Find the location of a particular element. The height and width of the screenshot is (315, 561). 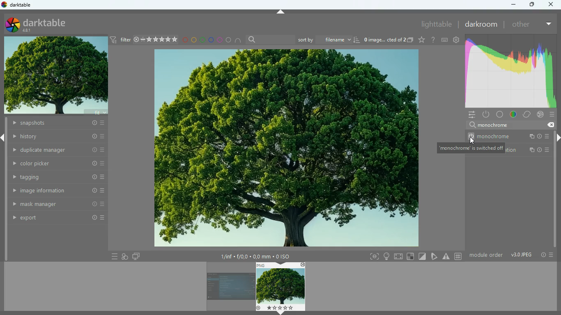

frame is located at coordinates (373, 257).